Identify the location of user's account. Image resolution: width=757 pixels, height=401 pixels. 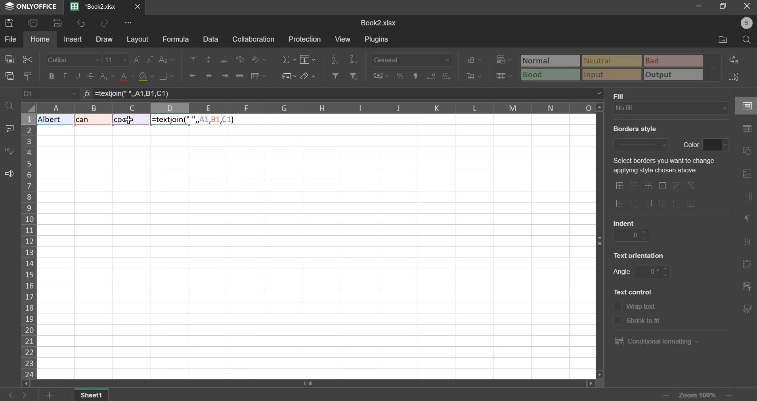
(742, 22).